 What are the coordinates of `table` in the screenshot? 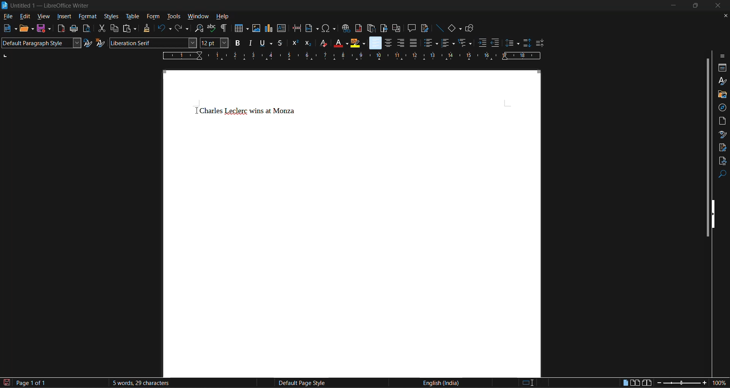 It's located at (132, 17).